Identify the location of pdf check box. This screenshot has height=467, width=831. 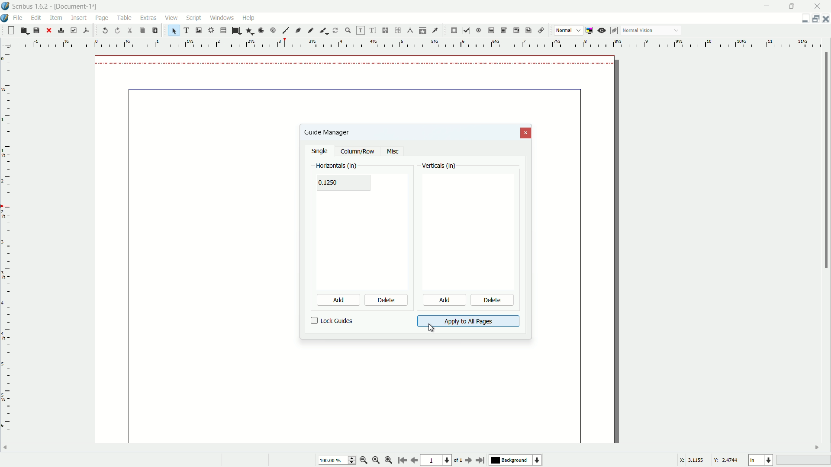
(467, 30).